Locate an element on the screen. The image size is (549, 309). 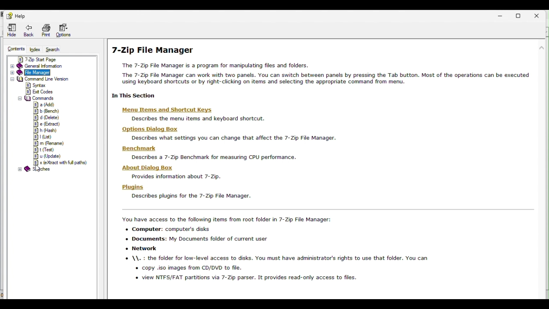
Contents is located at coordinates (13, 49).